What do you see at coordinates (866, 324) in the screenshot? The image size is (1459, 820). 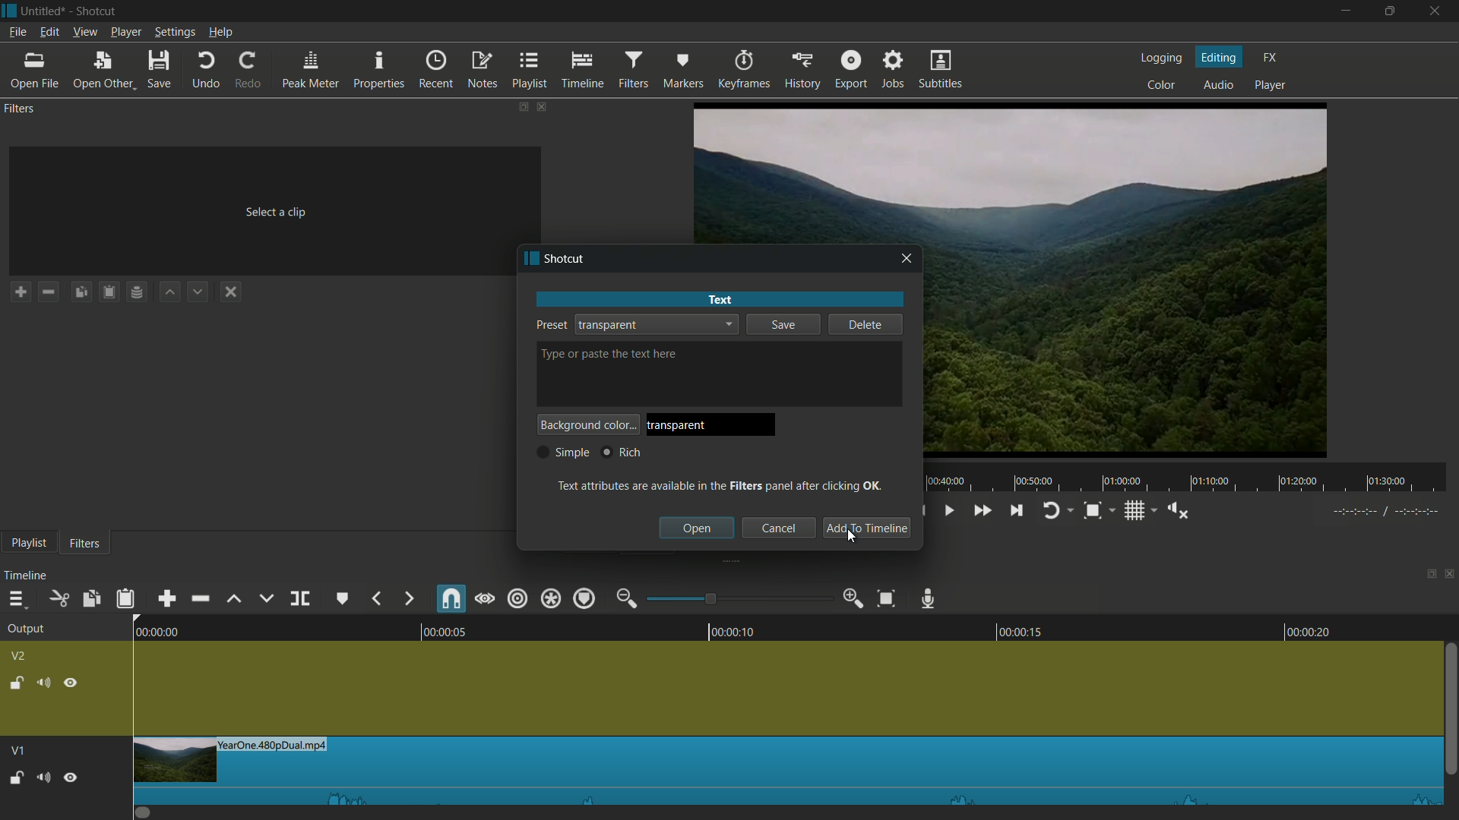 I see `delete` at bounding box center [866, 324].